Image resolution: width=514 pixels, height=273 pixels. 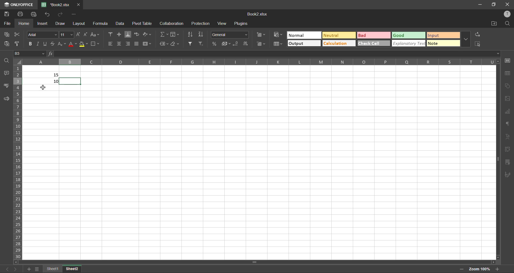 What do you see at coordinates (28, 269) in the screenshot?
I see `add sheet` at bounding box center [28, 269].